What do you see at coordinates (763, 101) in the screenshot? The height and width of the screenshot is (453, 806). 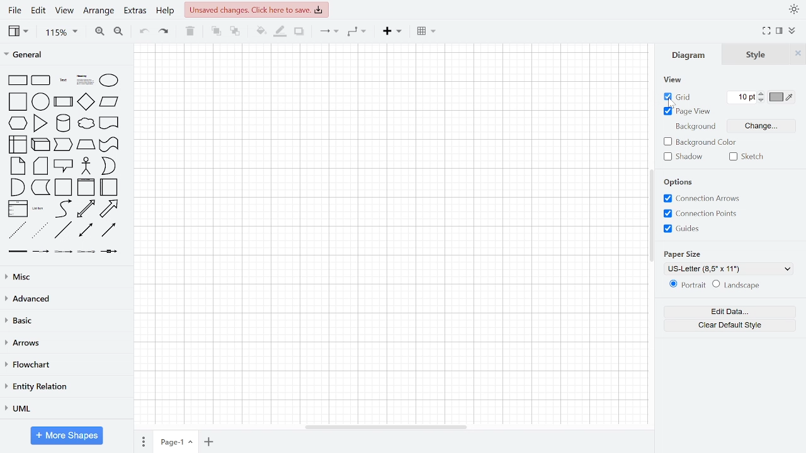 I see `decrease grid pt` at bounding box center [763, 101].